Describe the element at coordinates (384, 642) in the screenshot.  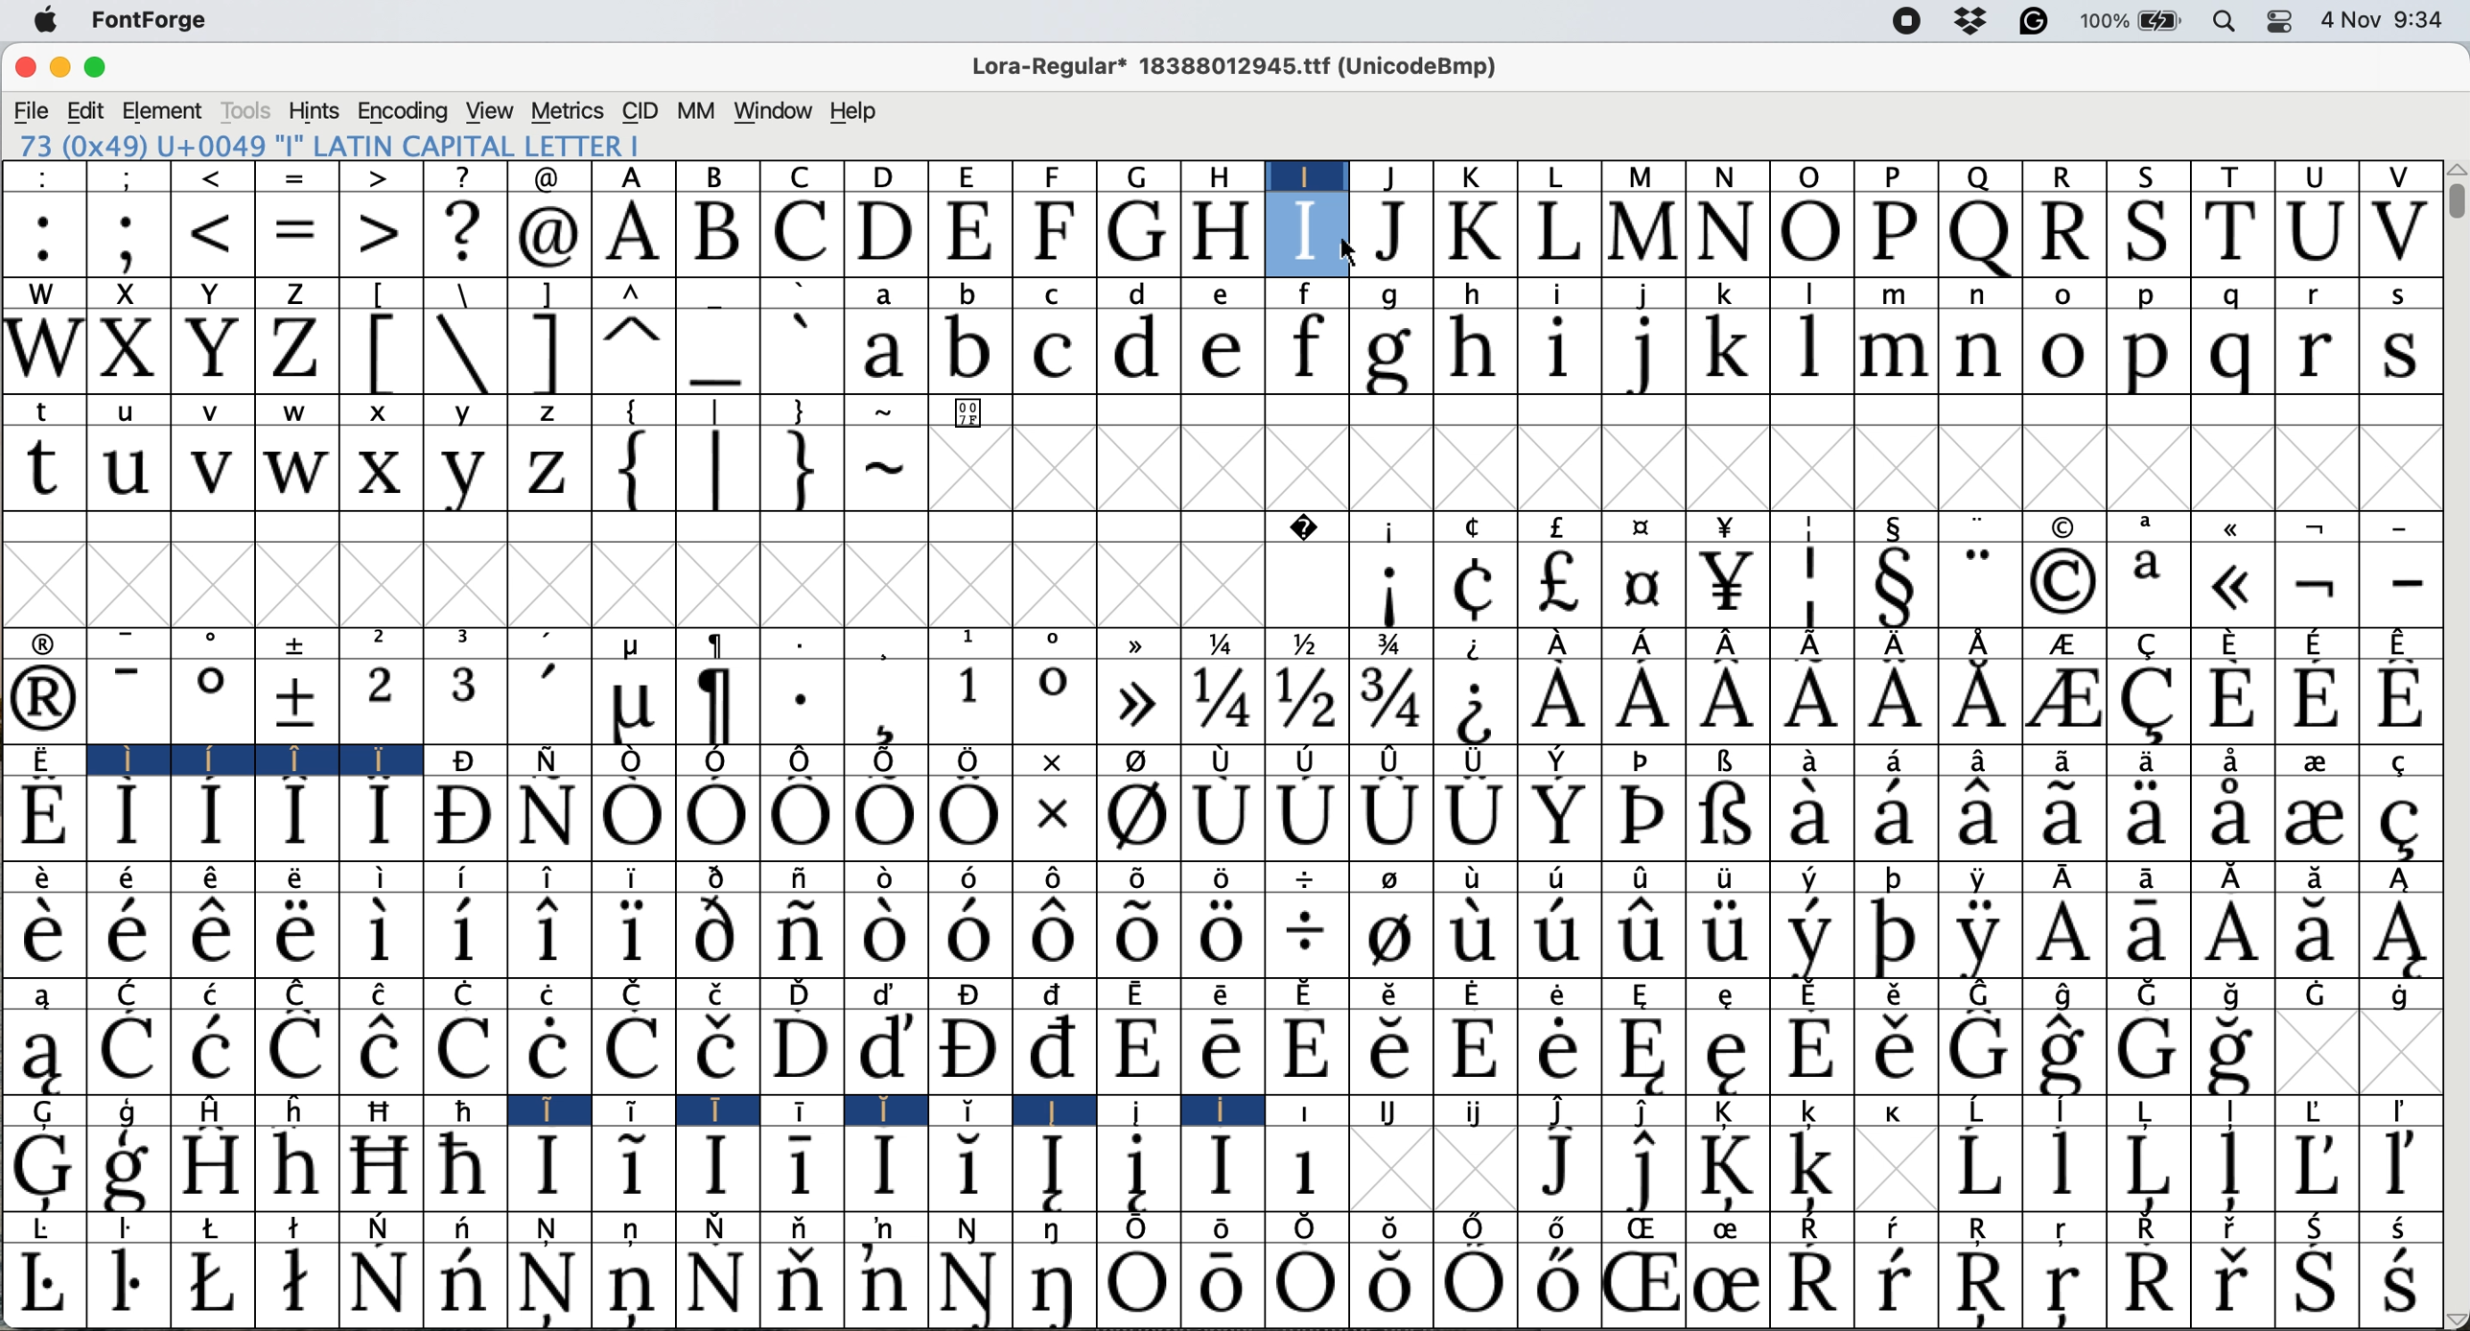
I see `2` at that location.